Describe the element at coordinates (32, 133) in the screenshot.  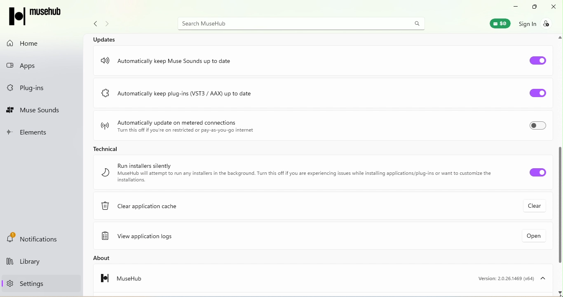
I see `Elements` at that location.